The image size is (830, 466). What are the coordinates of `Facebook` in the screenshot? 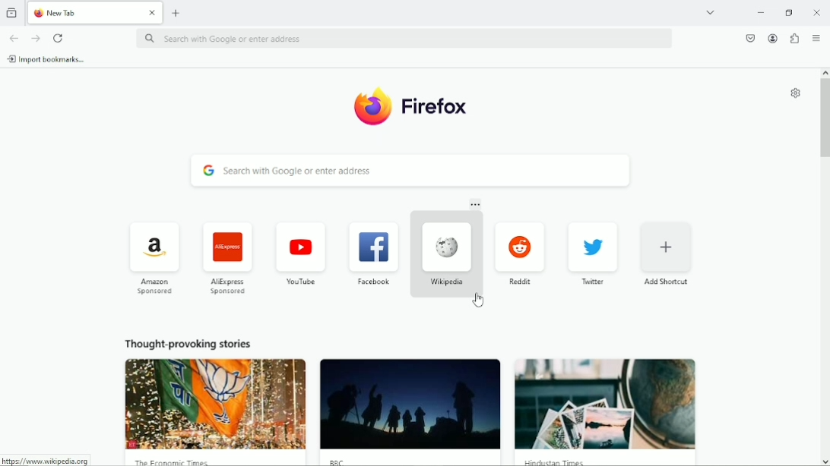 It's located at (373, 251).